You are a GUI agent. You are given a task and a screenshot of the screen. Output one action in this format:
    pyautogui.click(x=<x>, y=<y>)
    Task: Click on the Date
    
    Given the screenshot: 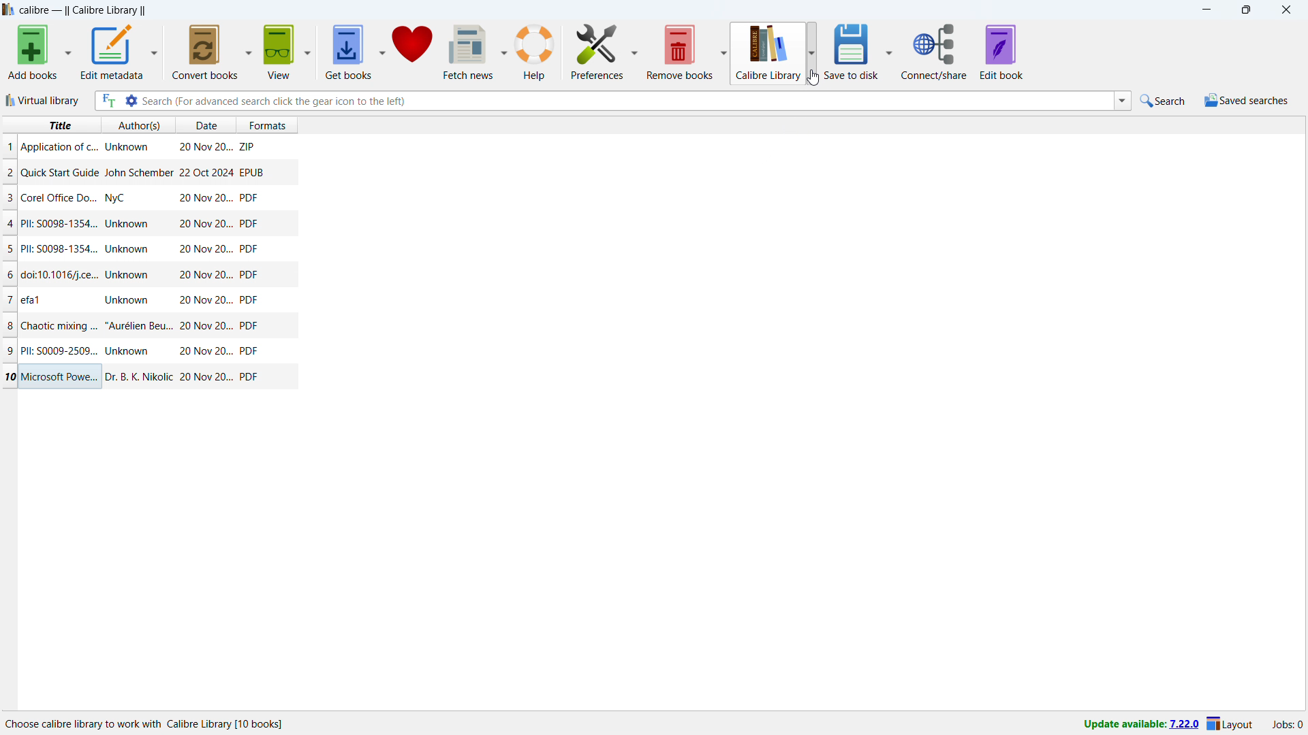 What is the action you would take?
    pyautogui.click(x=206, y=148)
    